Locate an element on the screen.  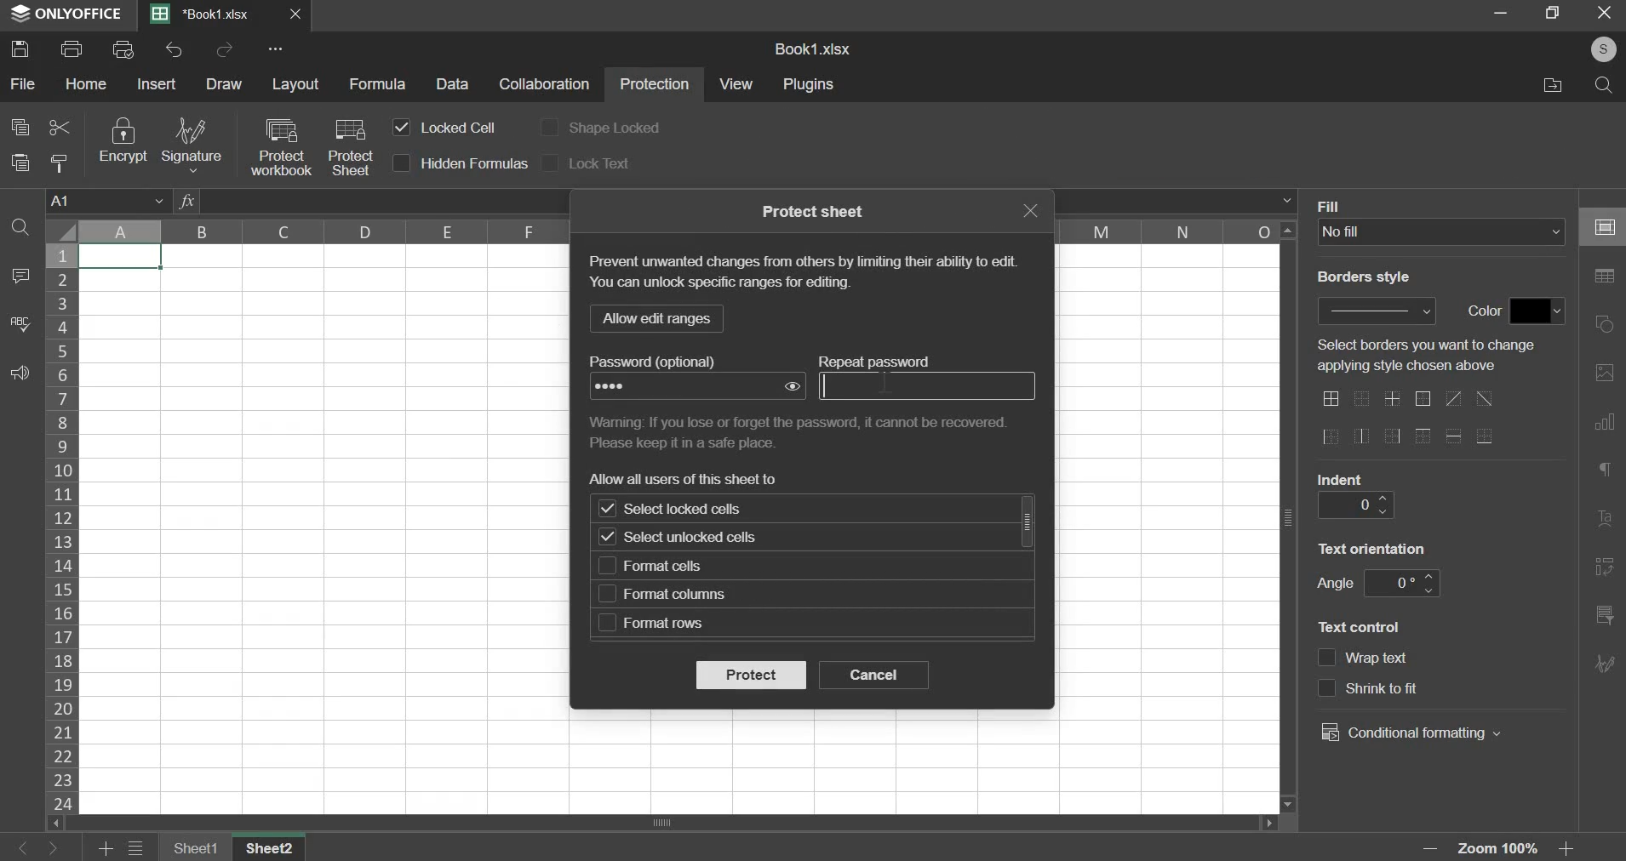
right is located at coordinates (52, 849).